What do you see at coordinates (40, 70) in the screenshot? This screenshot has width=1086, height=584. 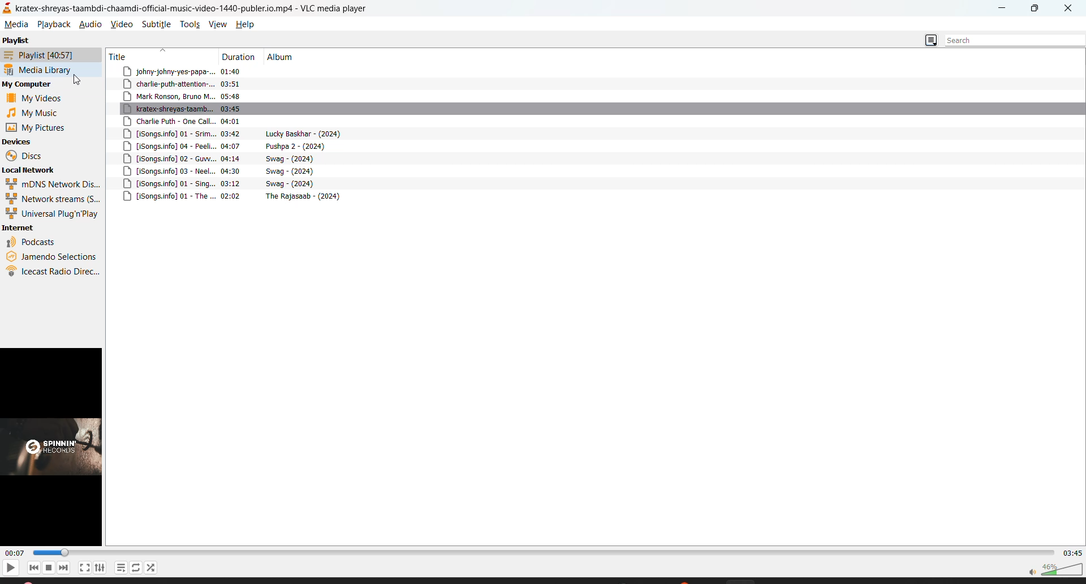 I see `media library` at bounding box center [40, 70].